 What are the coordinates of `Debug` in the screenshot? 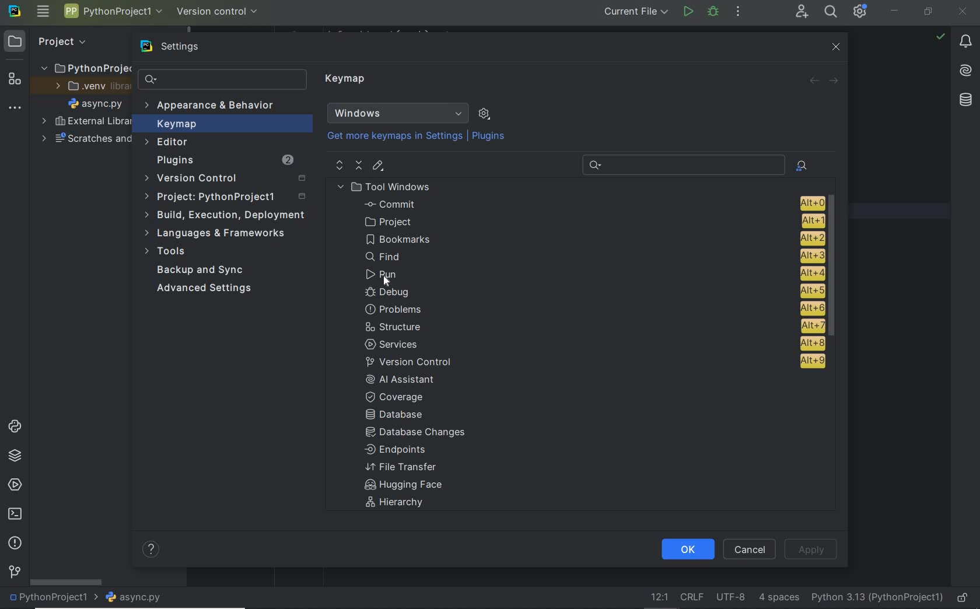 It's located at (593, 292).